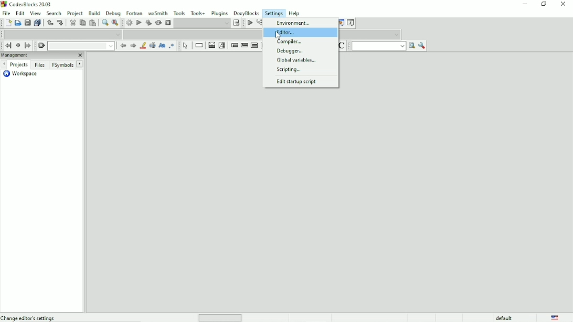 The width and height of the screenshot is (573, 322). Describe the element at coordinates (7, 46) in the screenshot. I see `Jump back` at that location.